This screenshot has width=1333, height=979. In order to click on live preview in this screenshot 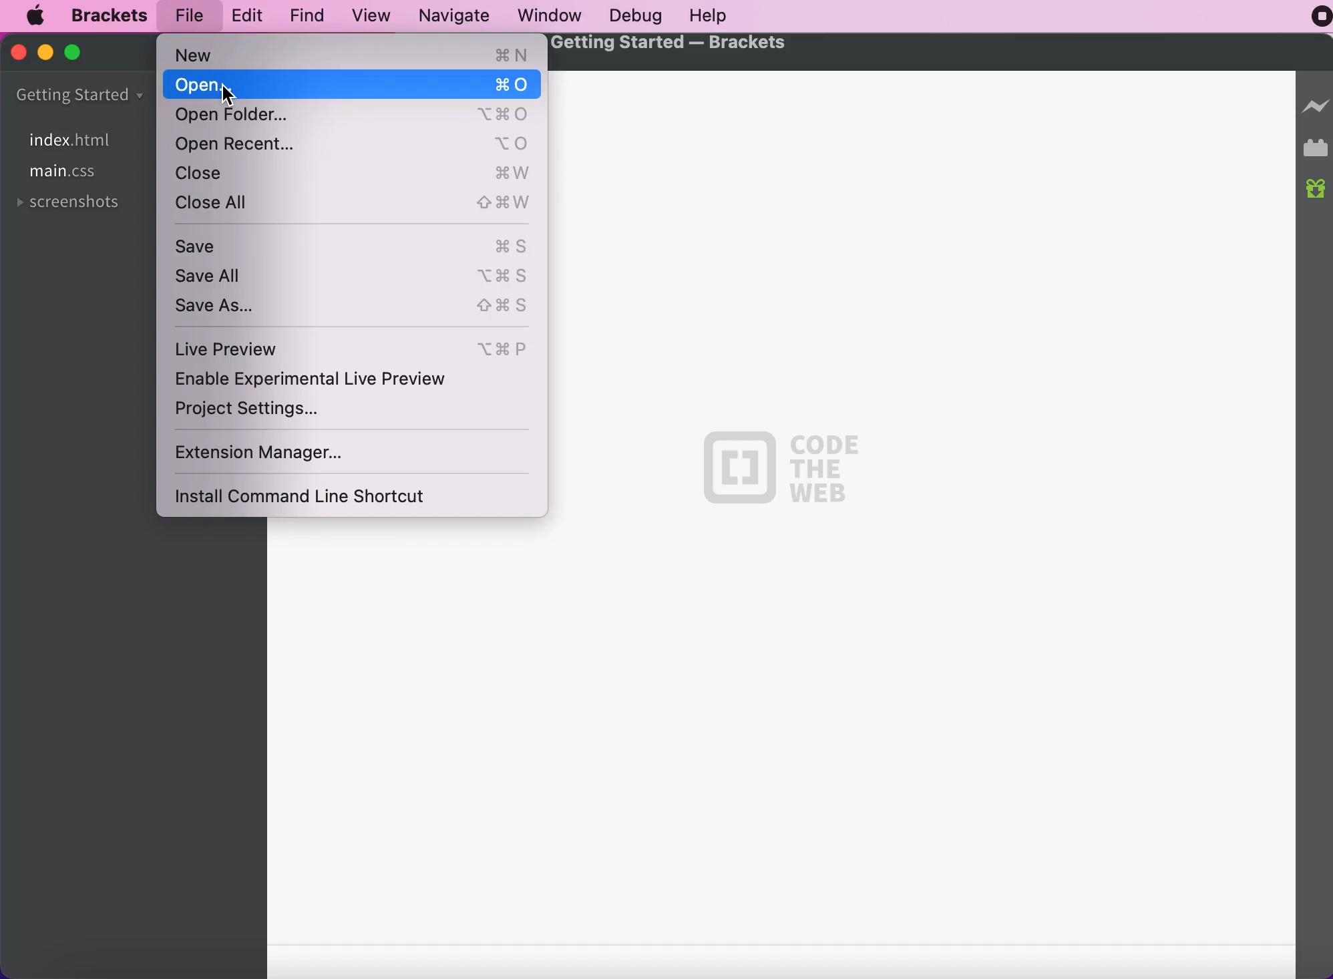, I will do `click(353, 346)`.